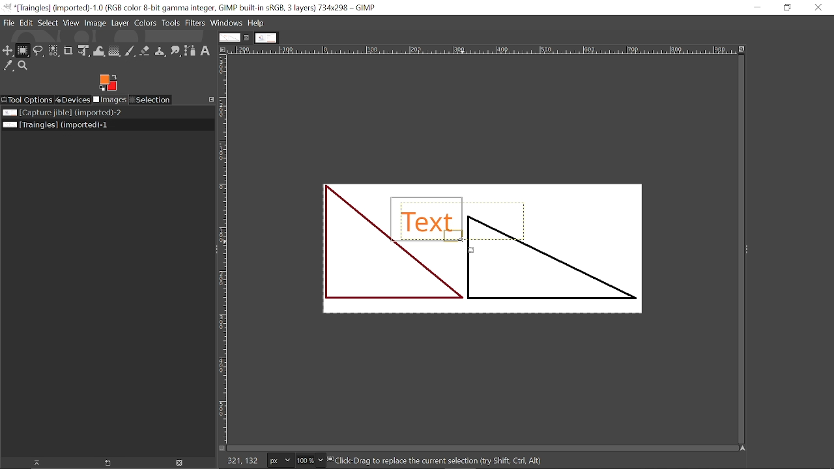 The image size is (834, 469). Describe the element at coordinates (24, 65) in the screenshot. I see `Zoom tool` at that location.